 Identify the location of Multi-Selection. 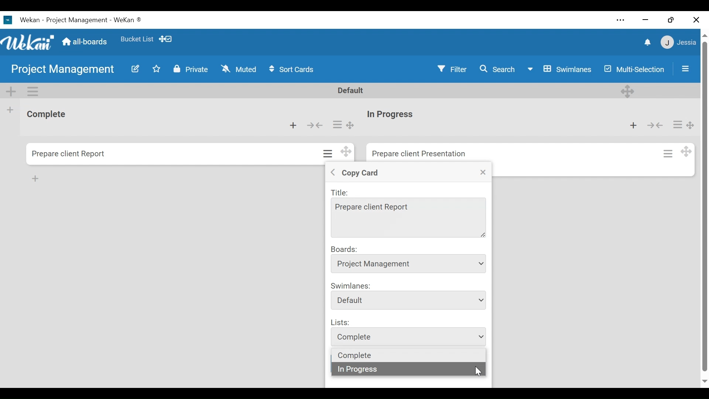
(636, 69).